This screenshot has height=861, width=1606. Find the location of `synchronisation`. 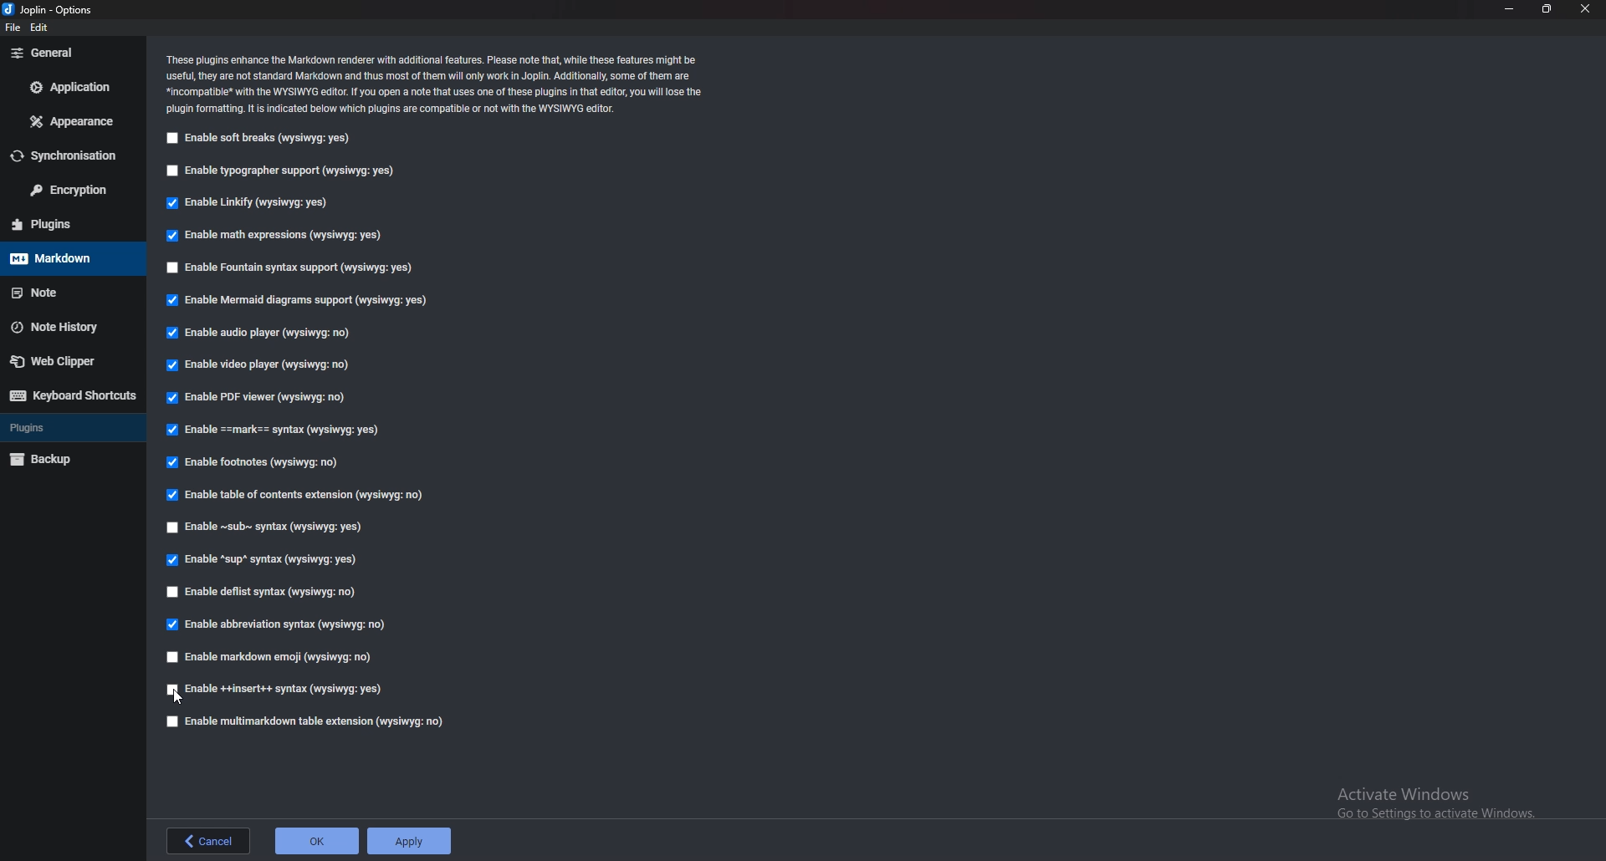

synchronisation is located at coordinates (64, 155).